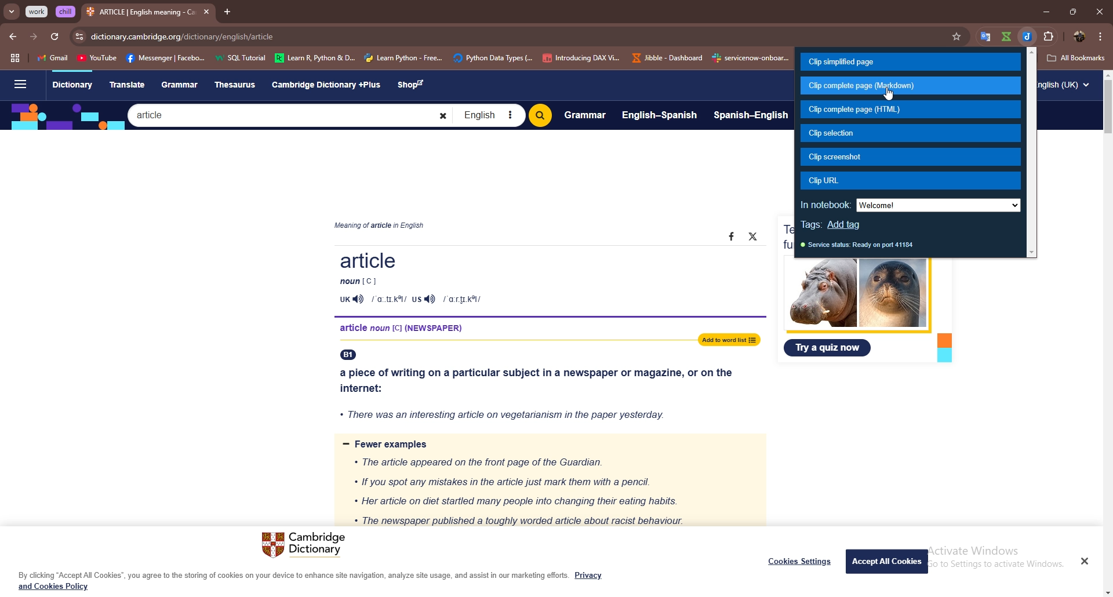 The width and height of the screenshot is (1113, 597). I want to click on back, so click(13, 37).